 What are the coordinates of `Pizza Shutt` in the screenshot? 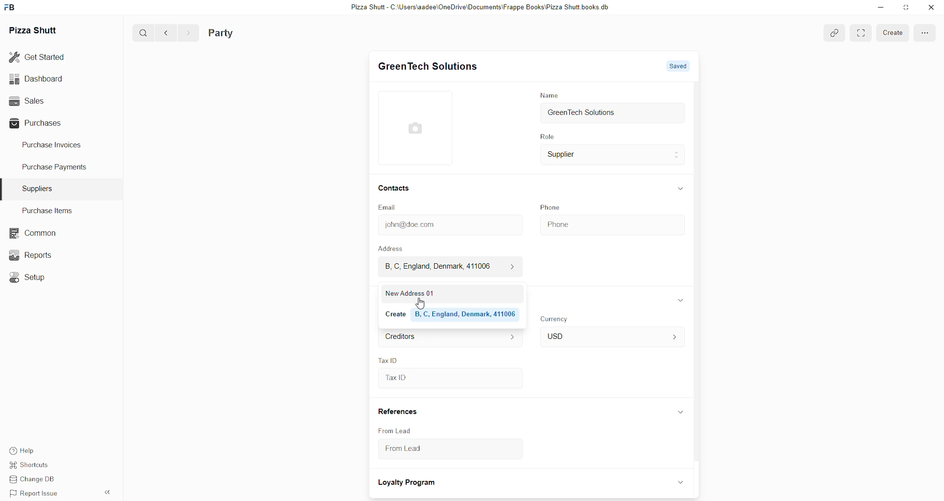 It's located at (36, 30).